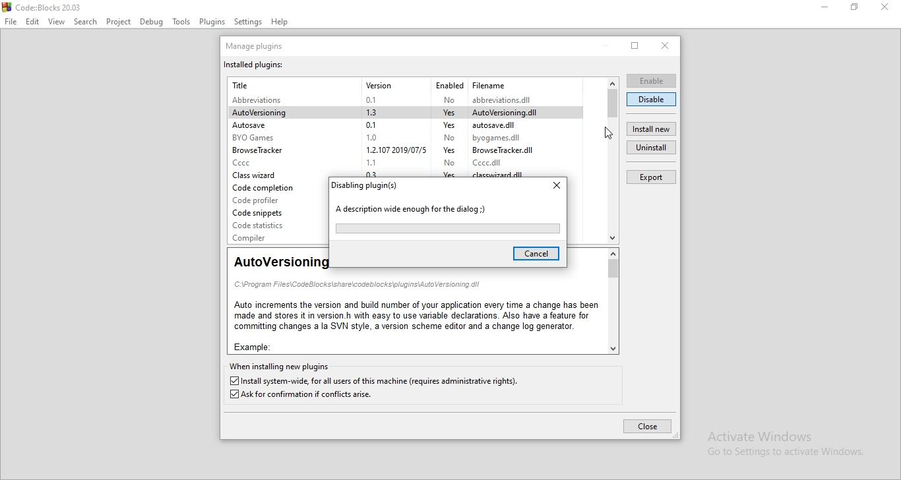 This screenshot has height=480, width=901. Describe the element at coordinates (555, 186) in the screenshot. I see `close` at that location.